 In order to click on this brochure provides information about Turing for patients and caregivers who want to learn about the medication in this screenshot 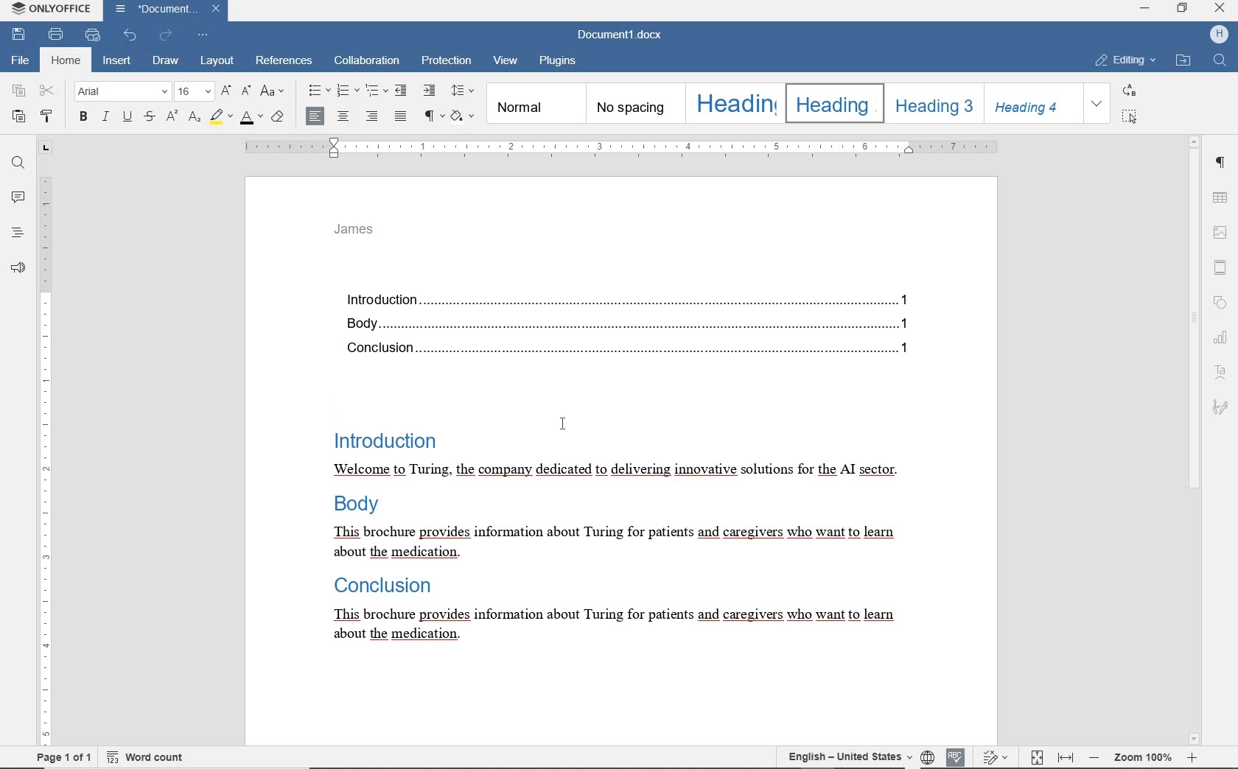, I will do `click(605, 541)`.